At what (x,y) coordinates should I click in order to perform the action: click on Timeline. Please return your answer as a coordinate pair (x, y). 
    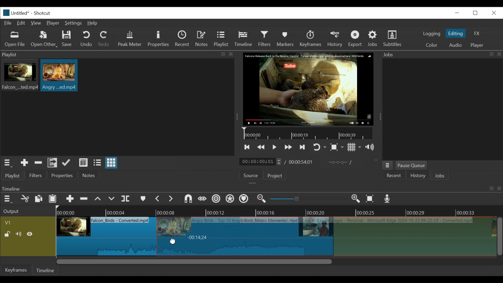
    Looking at the image, I should click on (46, 269).